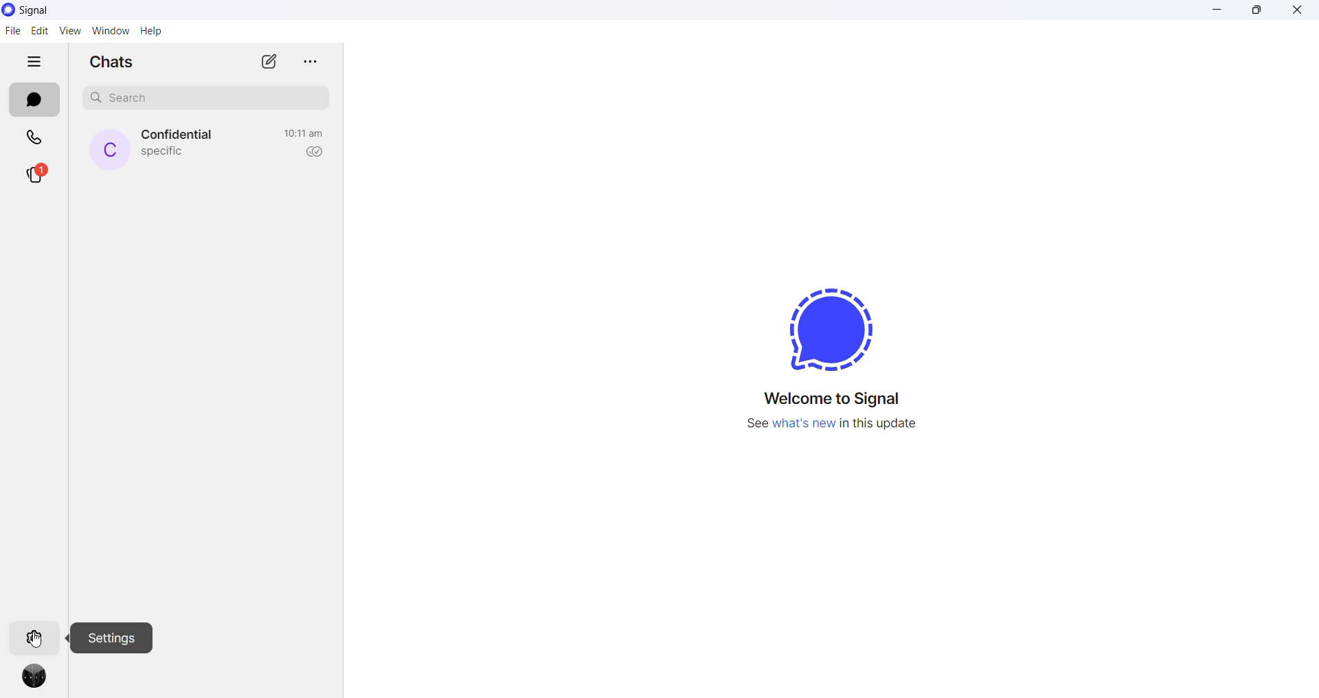 This screenshot has height=698, width=1319. Describe the element at coordinates (829, 326) in the screenshot. I see `signal logo` at that location.